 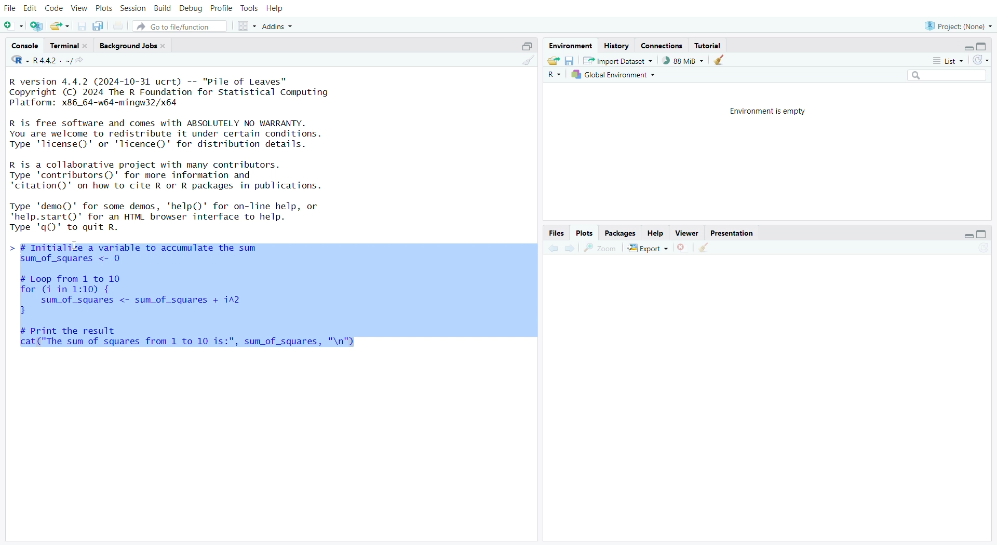 What do you see at coordinates (132, 246) in the screenshot?
I see `# Initialize a variable to accumulate the sum` at bounding box center [132, 246].